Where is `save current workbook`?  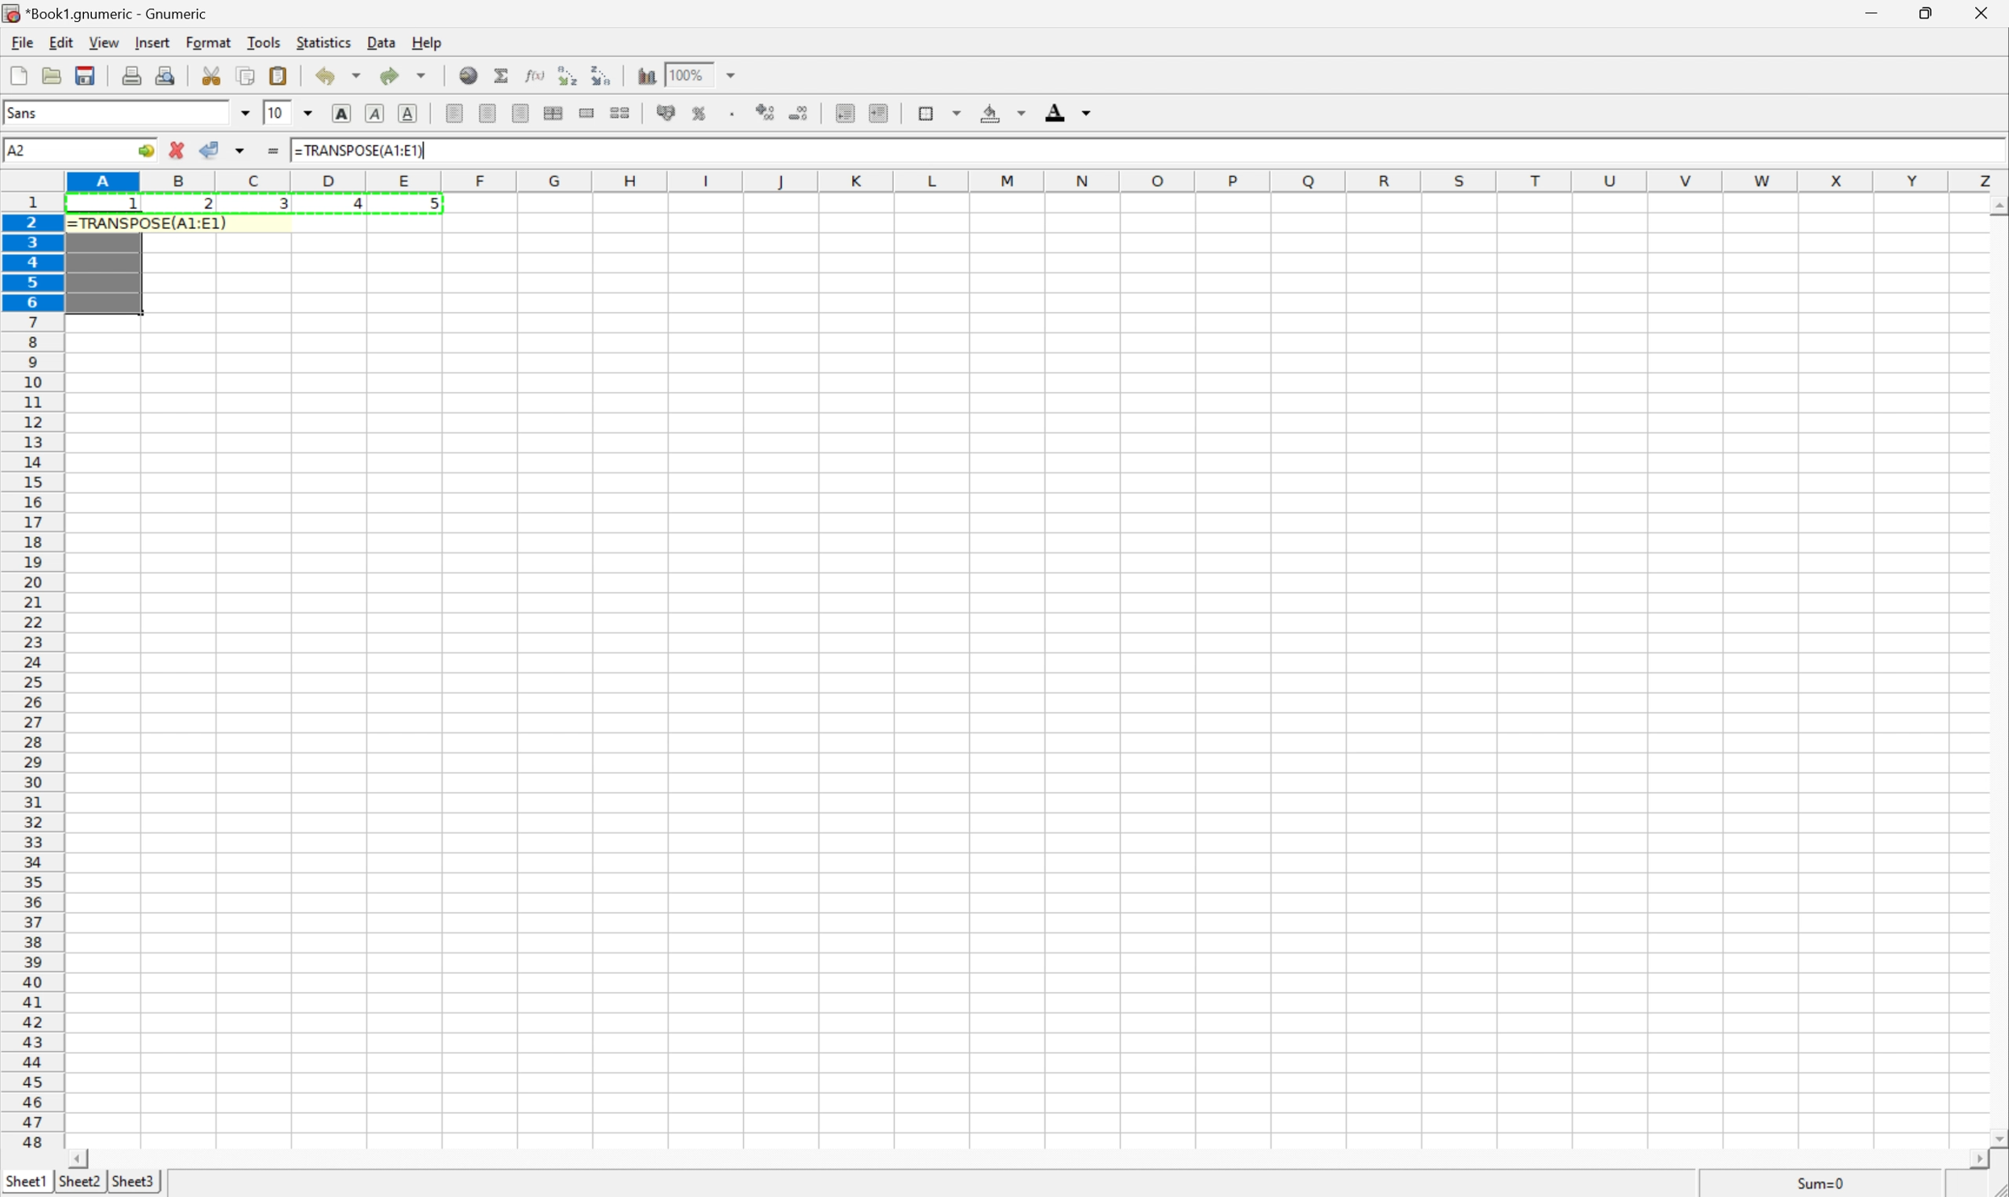 save current workbook is located at coordinates (86, 75).